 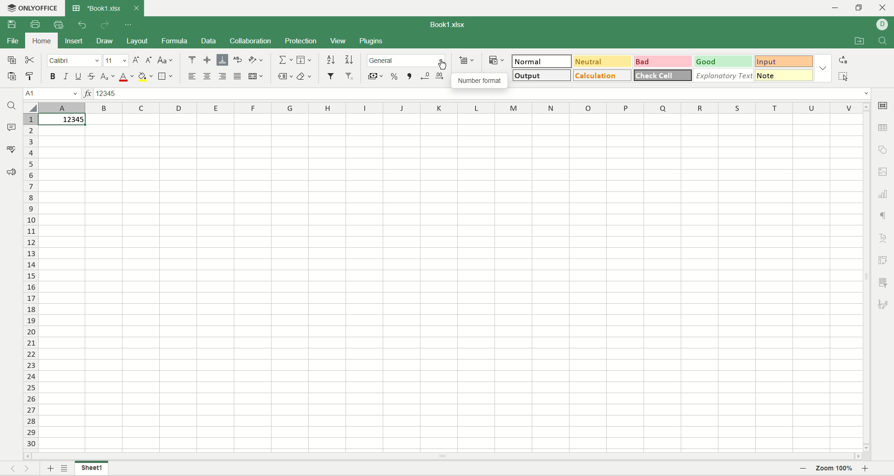 What do you see at coordinates (885, 172) in the screenshot?
I see `image settings` at bounding box center [885, 172].